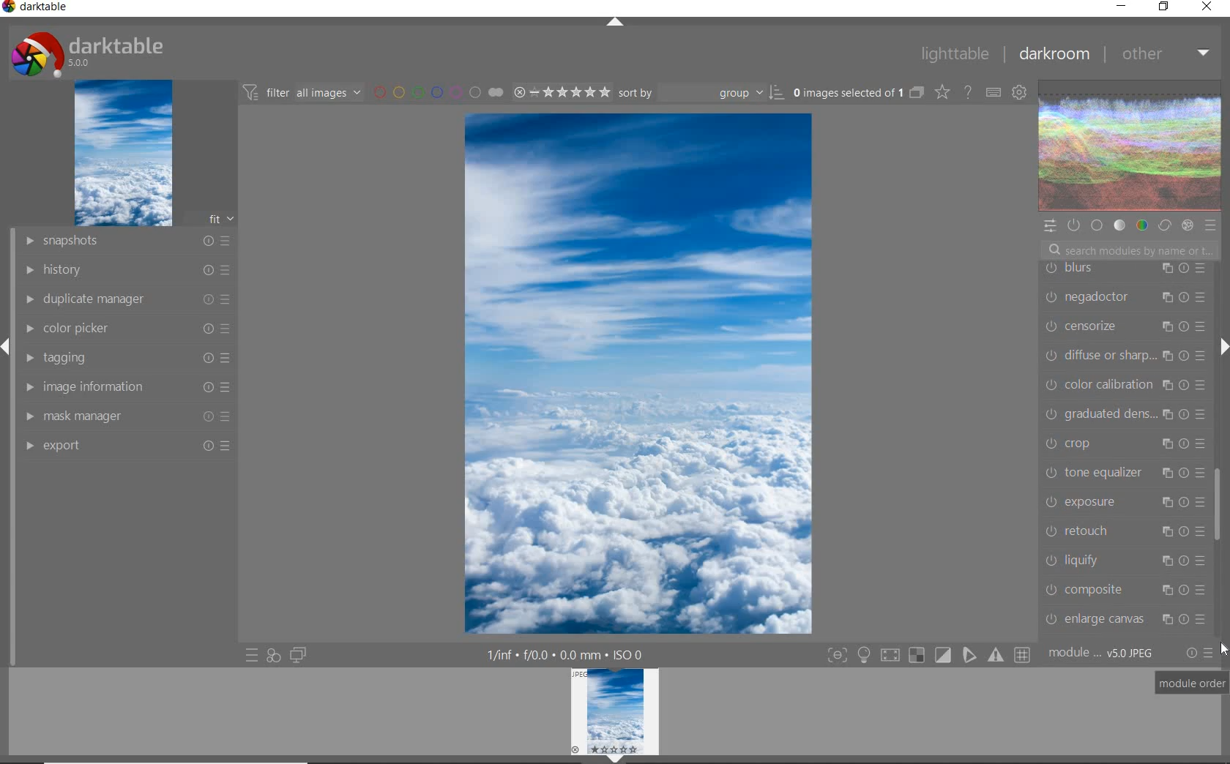 This screenshot has width=1230, height=764. Describe the element at coordinates (917, 91) in the screenshot. I see `COLLAPSE GROUPED IMAGES` at that location.